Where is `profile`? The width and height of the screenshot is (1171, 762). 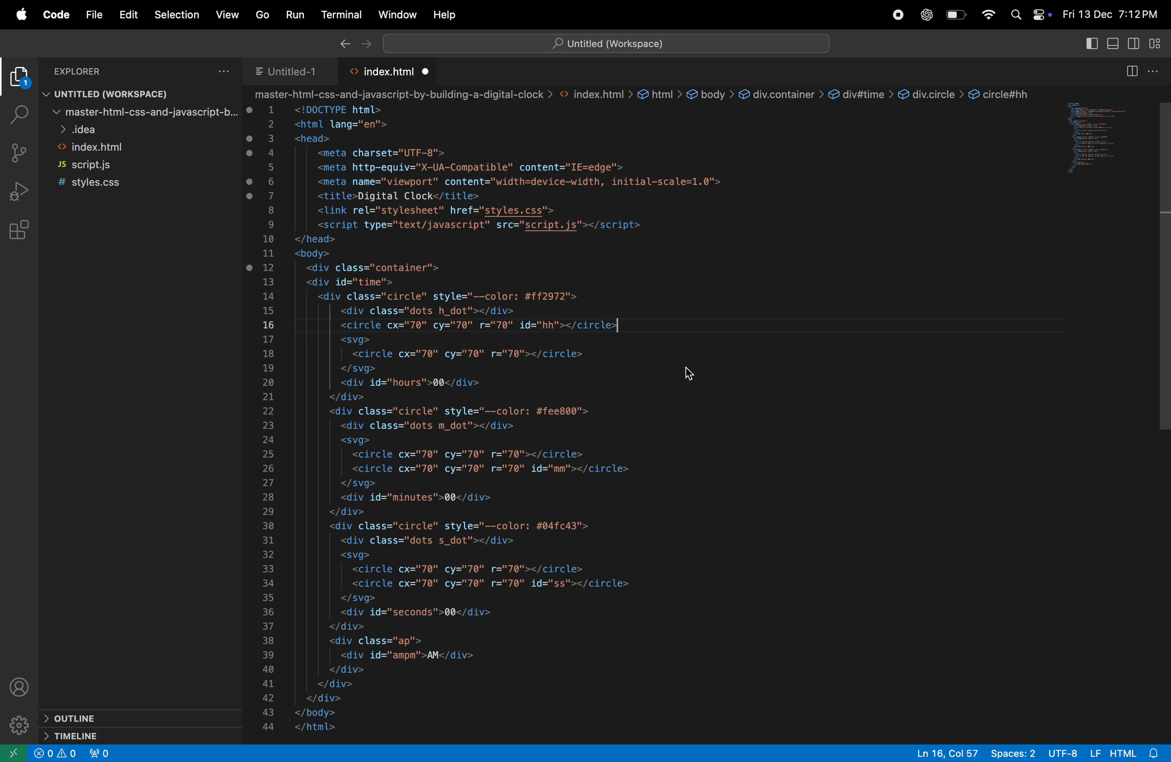
profile is located at coordinates (23, 689).